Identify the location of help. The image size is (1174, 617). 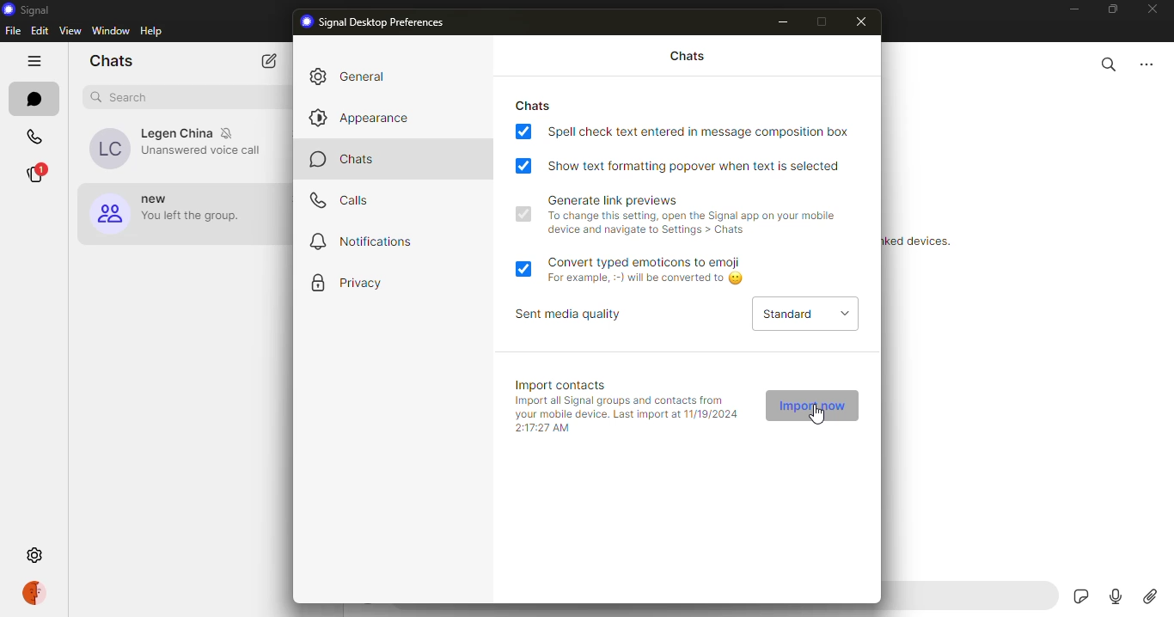
(151, 30).